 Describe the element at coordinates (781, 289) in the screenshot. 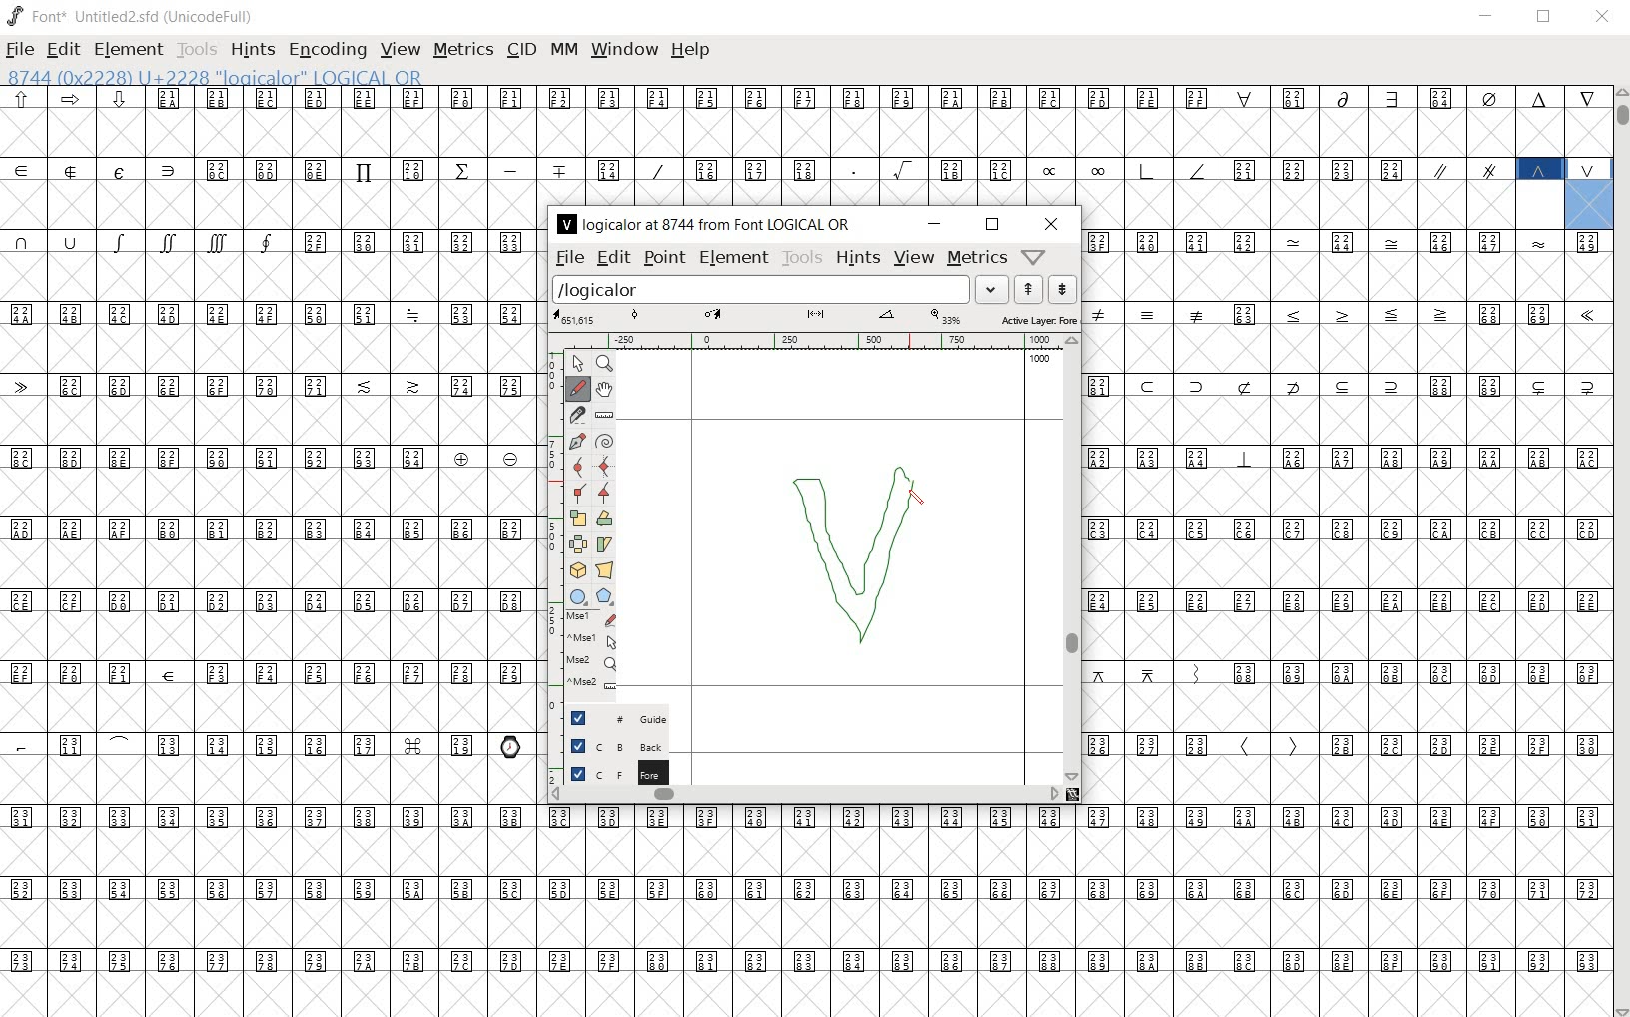

I see `load word list` at that location.